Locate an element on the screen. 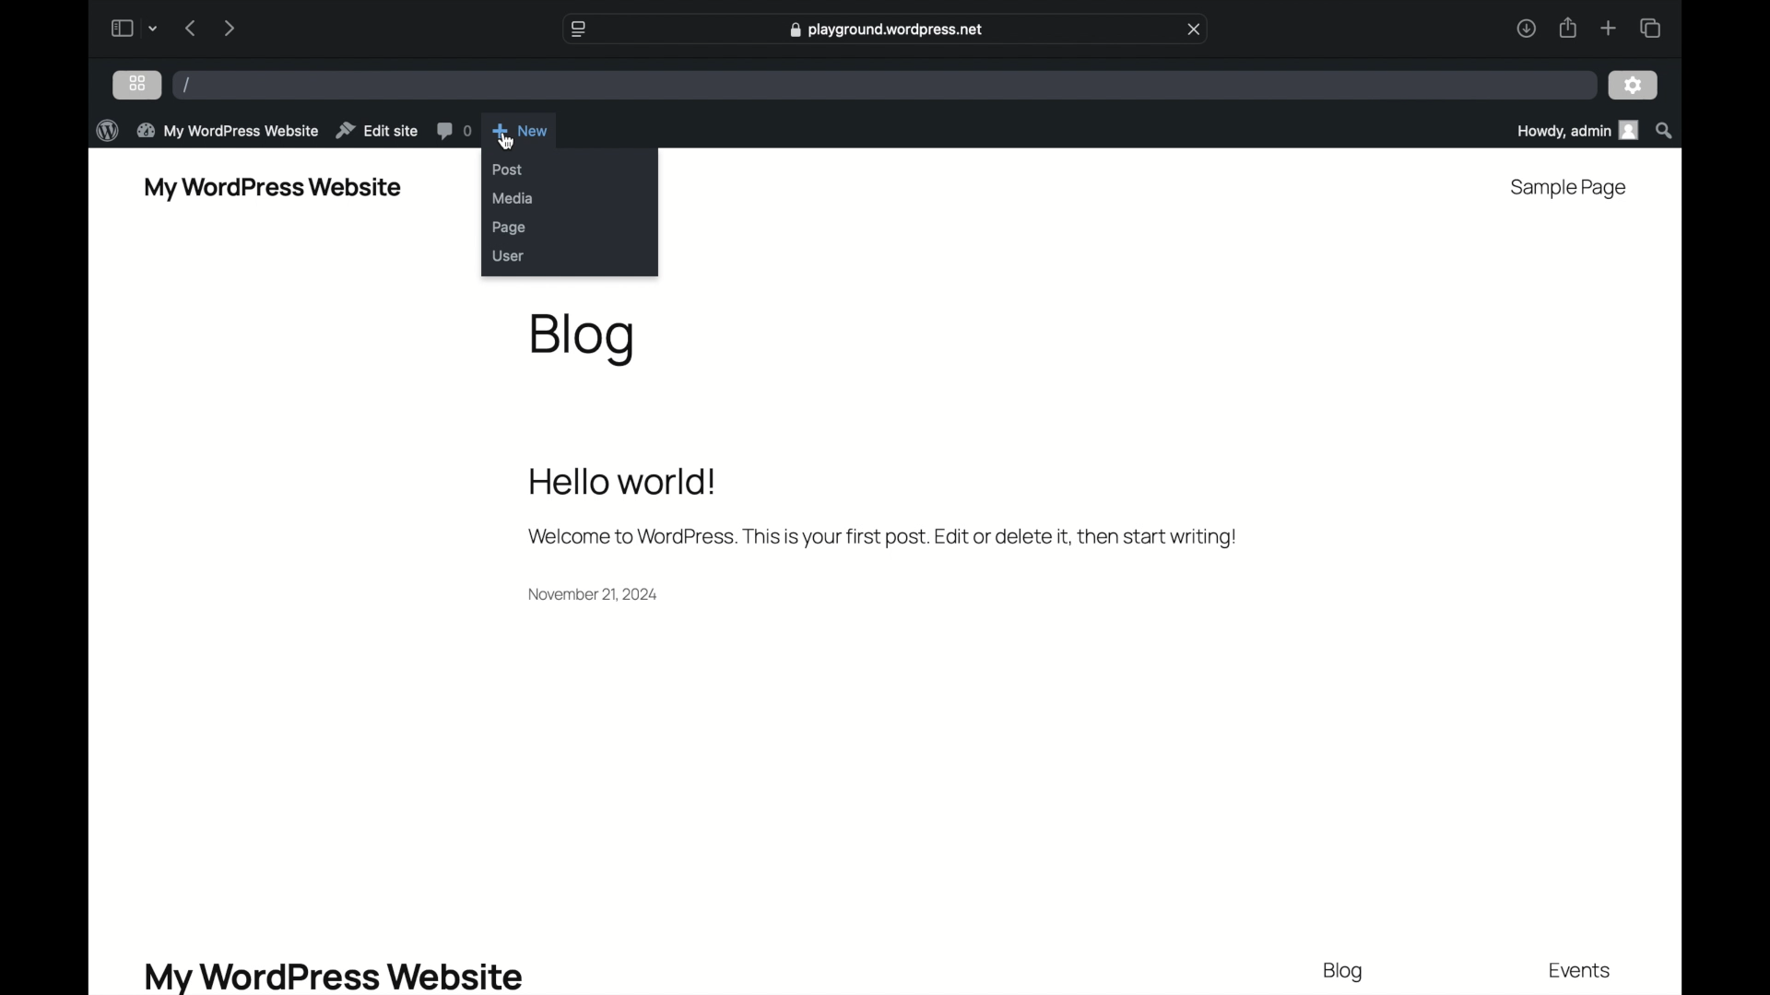  web address is located at coordinates (885, 29).